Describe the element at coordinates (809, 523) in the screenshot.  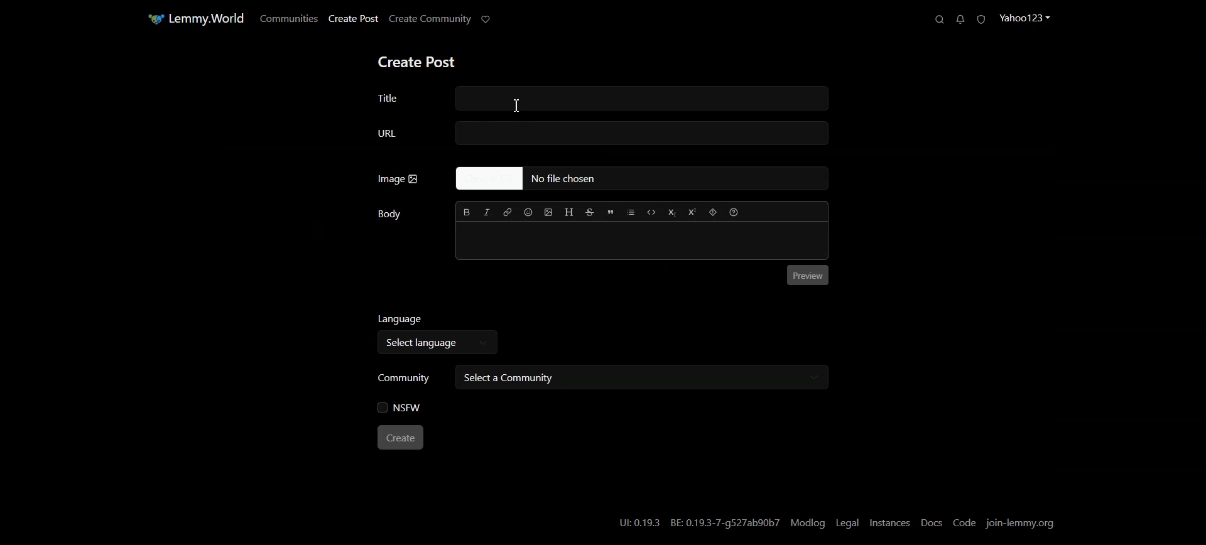
I see `Modlog` at that location.